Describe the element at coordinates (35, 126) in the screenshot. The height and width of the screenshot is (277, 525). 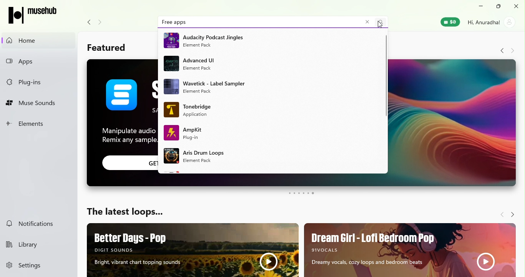
I see `Elements` at that location.